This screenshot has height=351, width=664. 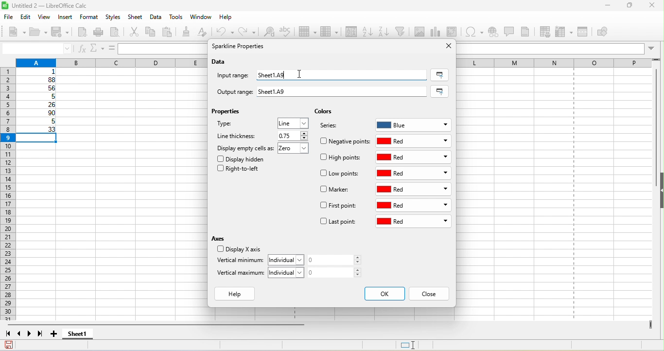 I want to click on red, so click(x=413, y=206).